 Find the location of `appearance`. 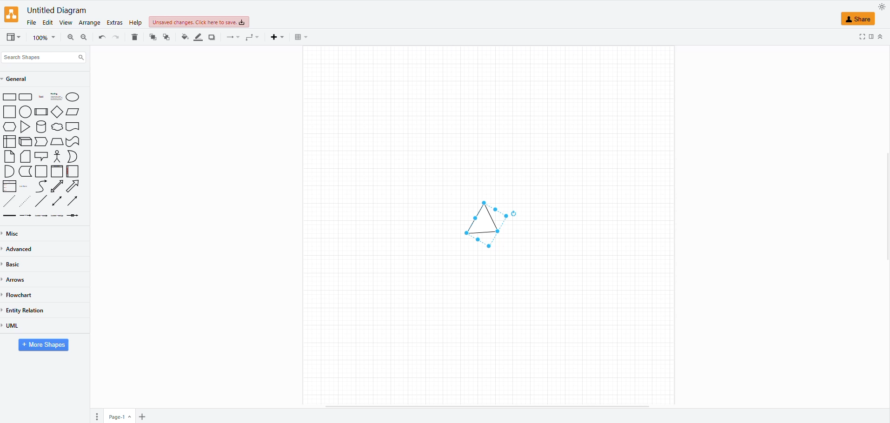

appearance is located at coordinates (881, 7).